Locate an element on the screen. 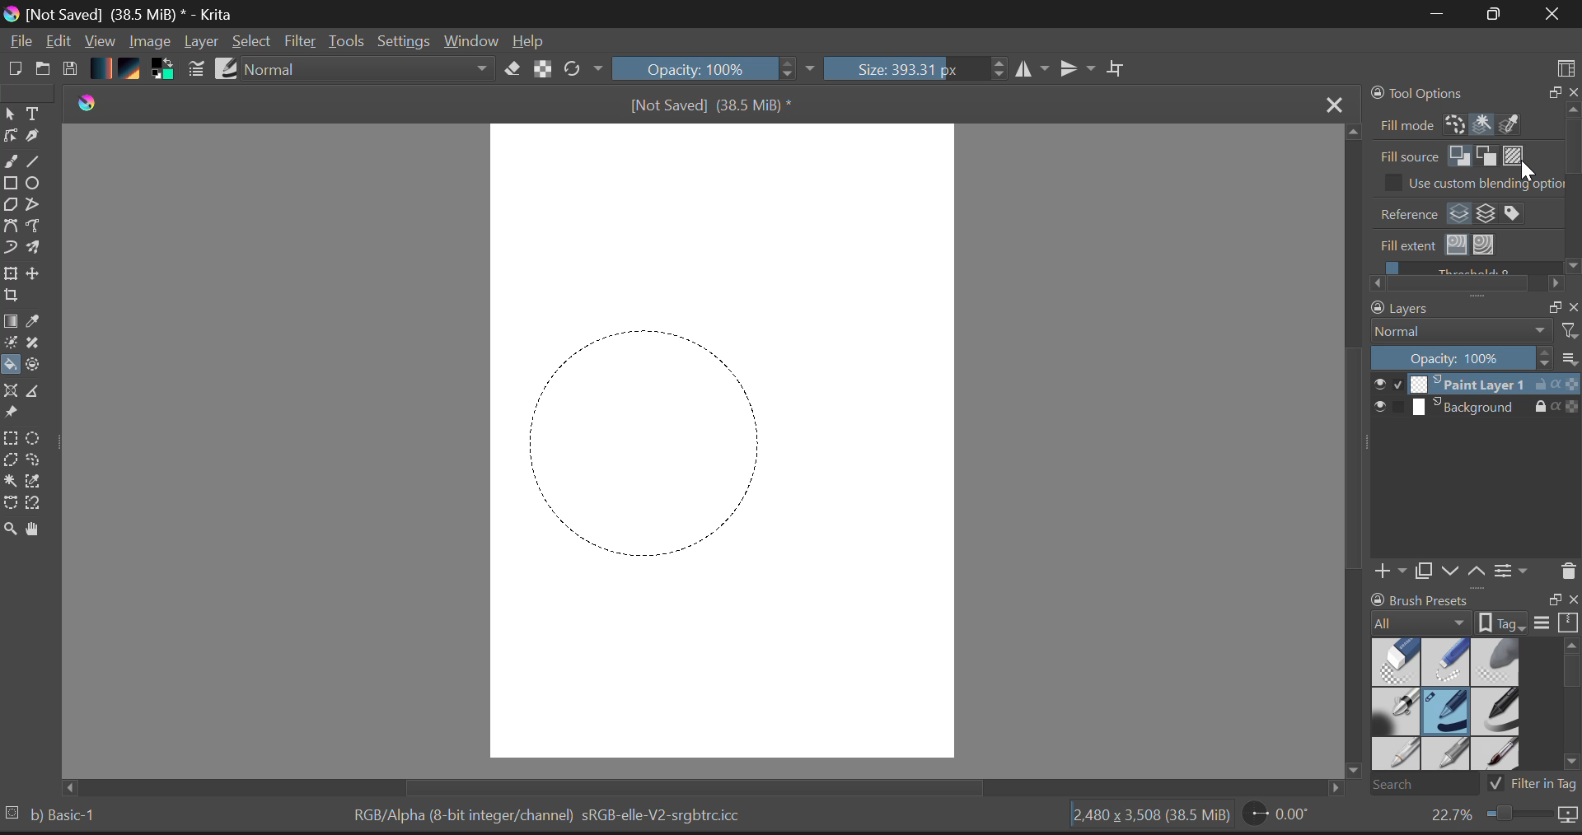 This screenshot has height=835, width=1582. Gradient is located at coordinates (102, 69).